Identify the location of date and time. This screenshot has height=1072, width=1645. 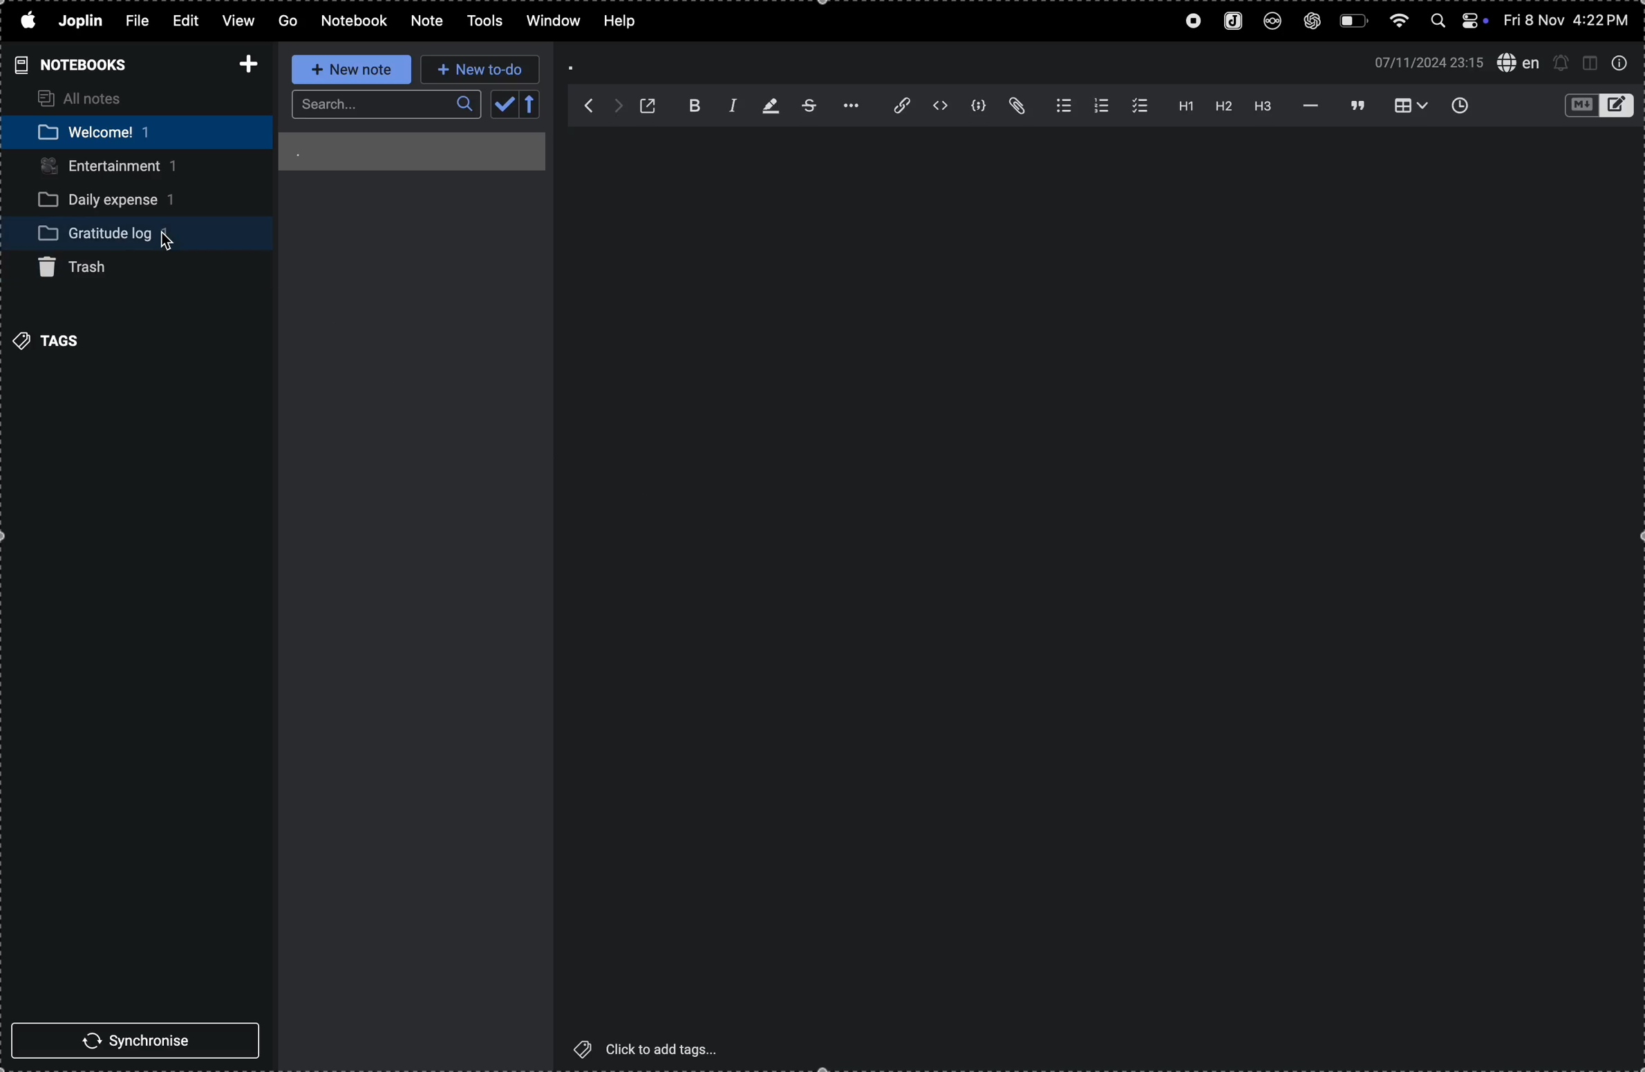
(1427, 61).